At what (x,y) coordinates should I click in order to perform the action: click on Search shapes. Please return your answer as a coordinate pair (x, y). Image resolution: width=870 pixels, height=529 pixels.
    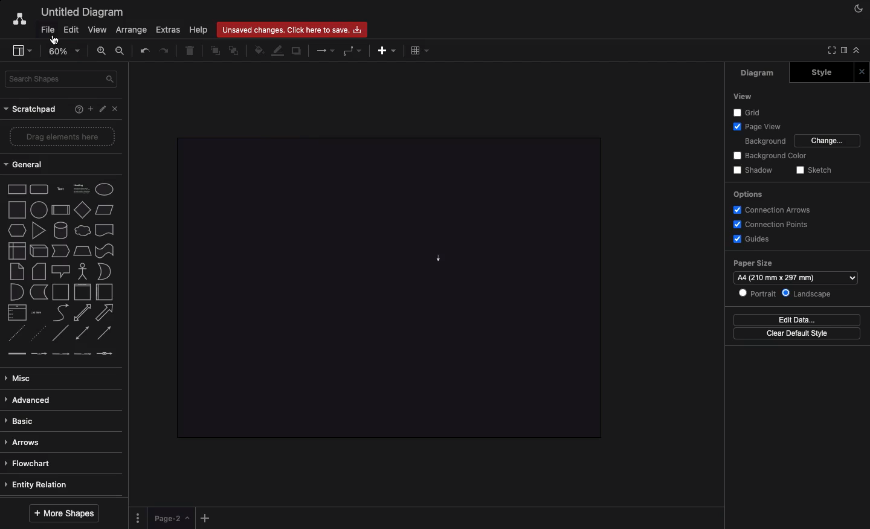
    Looking at the image, I should click on (61, 80).